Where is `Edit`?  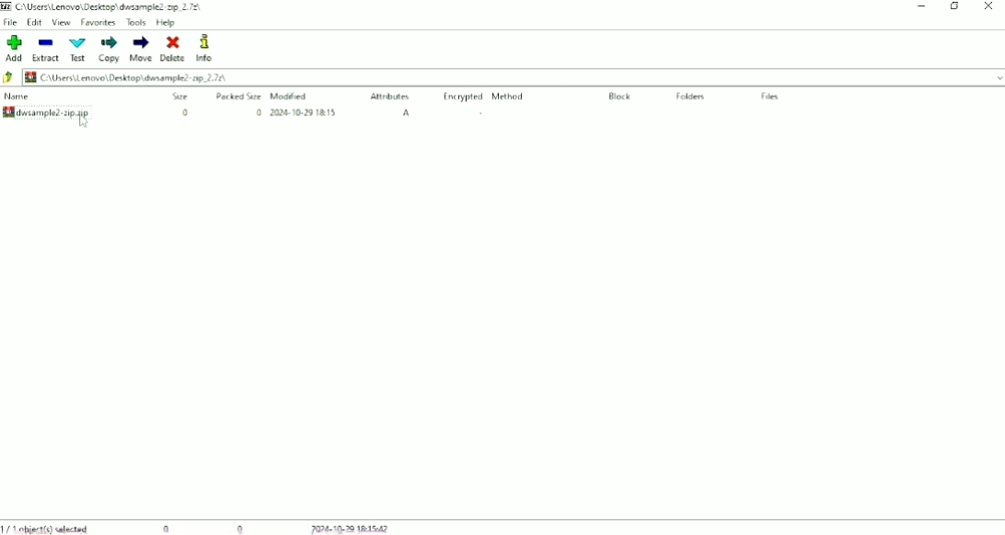
Edit is located at coordinates (34, 22).